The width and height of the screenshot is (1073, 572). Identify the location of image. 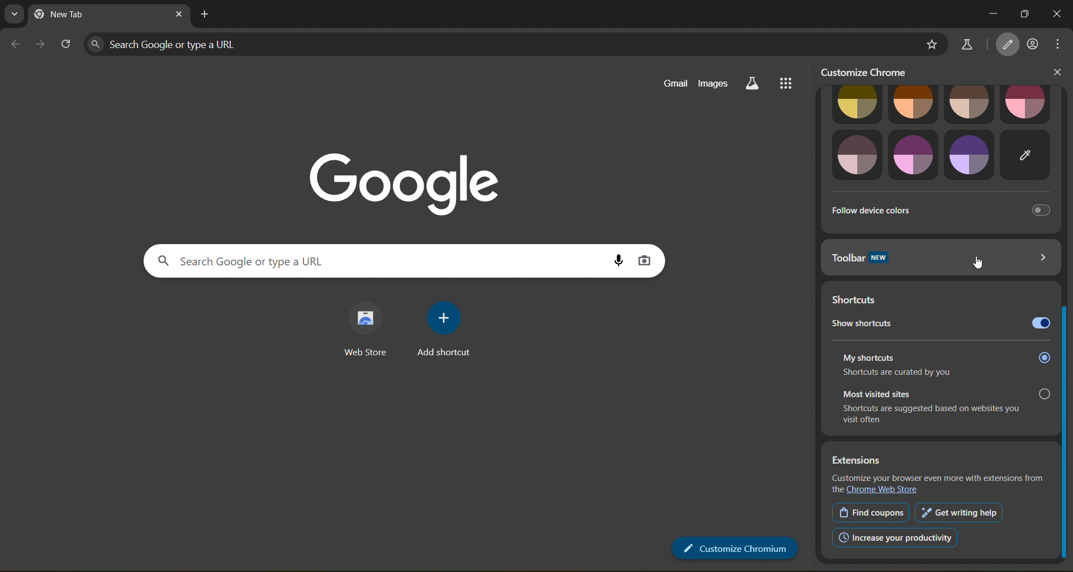
(856, 156).